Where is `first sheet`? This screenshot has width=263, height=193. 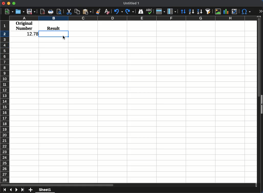 first sheet is located at coordinates (4, 190).